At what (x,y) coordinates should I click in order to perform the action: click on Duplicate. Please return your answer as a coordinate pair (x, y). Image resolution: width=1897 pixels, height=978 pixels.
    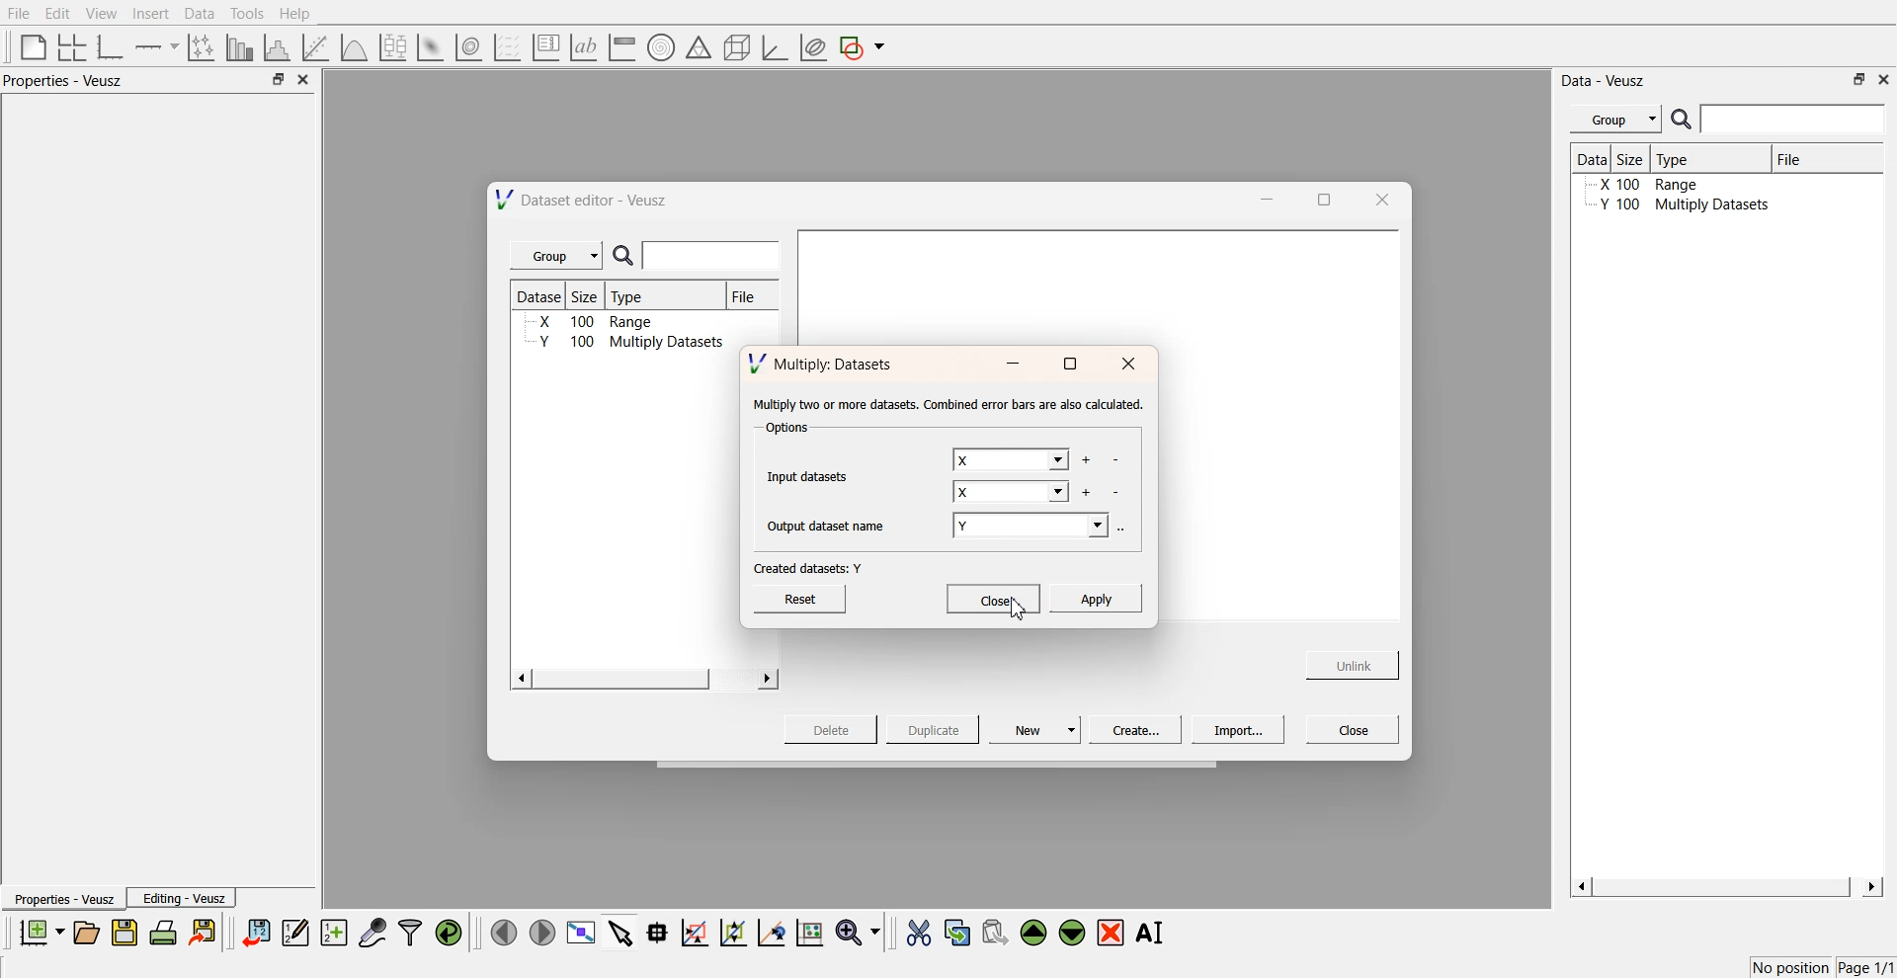
    Looking at the image, I should click on (933, 731).